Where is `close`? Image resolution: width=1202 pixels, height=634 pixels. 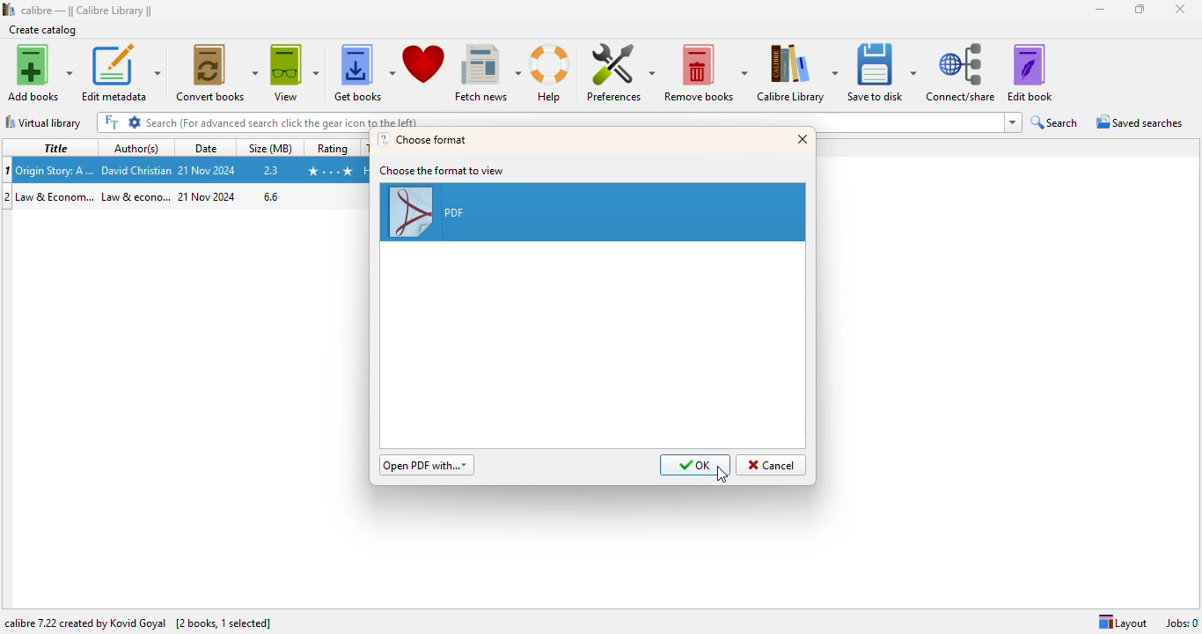 close is located at coordinates (1181, 9).